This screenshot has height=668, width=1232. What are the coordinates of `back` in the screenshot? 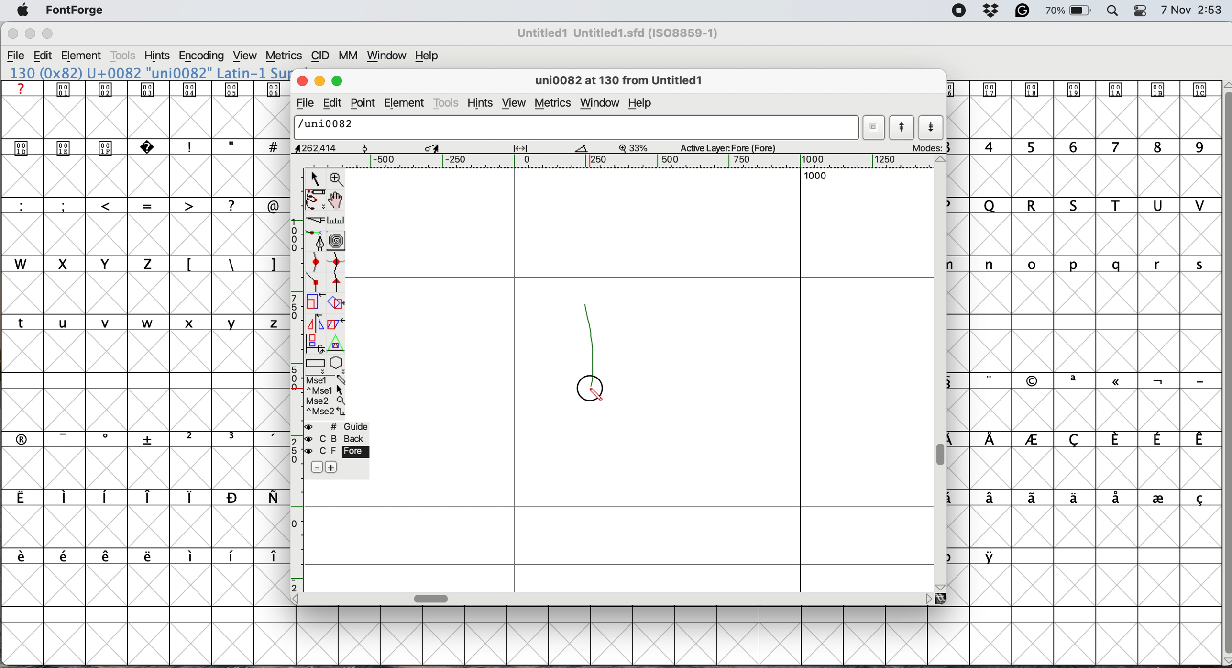 It's located at (336, 439).